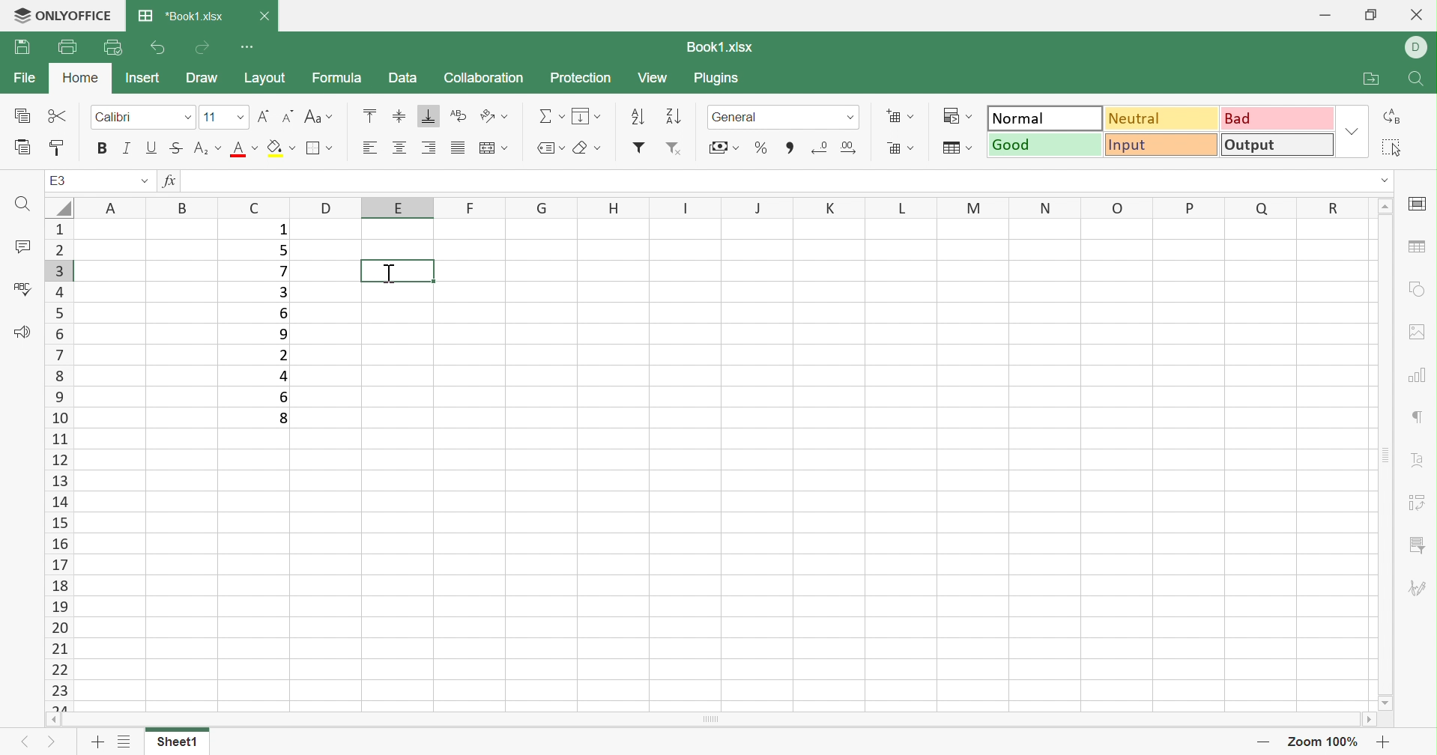  What do you see at coordinates (97, 744) in the screenshot?
I see `Add sheet` at bounding box center [97, 744].